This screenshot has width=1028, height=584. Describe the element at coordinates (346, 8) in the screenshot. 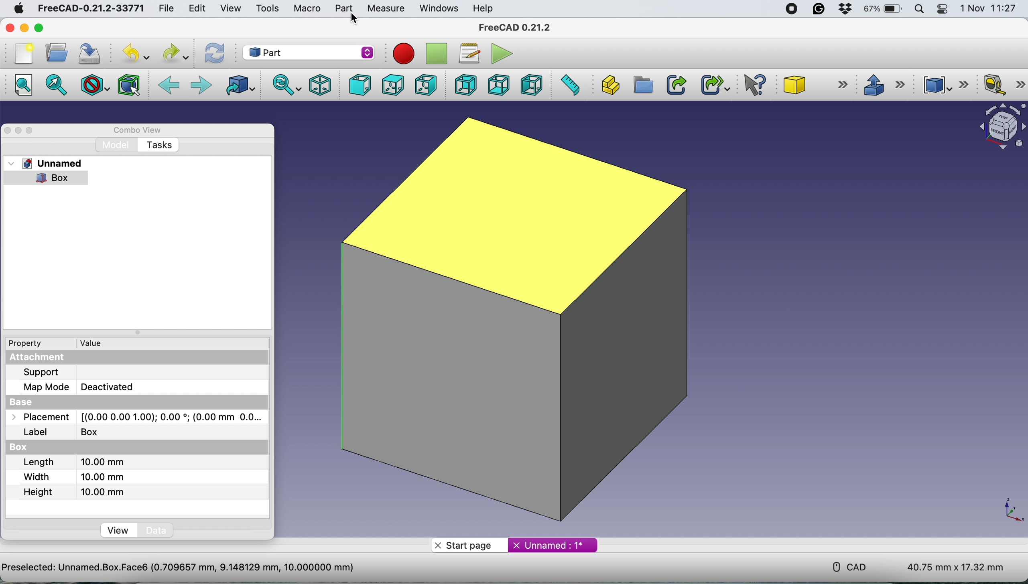

I see `part` at that location.